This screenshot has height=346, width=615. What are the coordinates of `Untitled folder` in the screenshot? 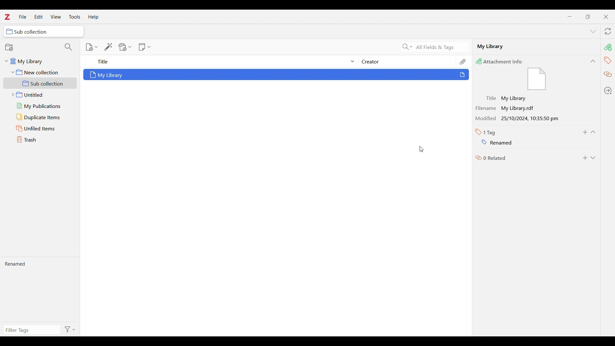 It's located at (39, 94).